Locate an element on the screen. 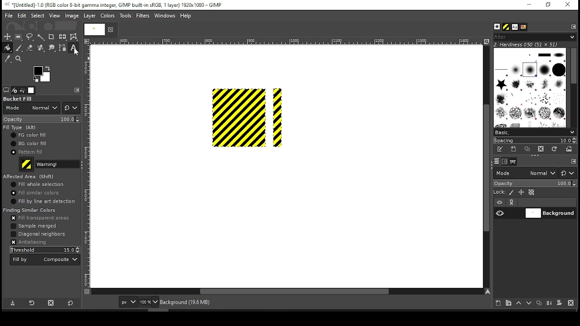  warp transform tool is located at coordinates (73, 37).